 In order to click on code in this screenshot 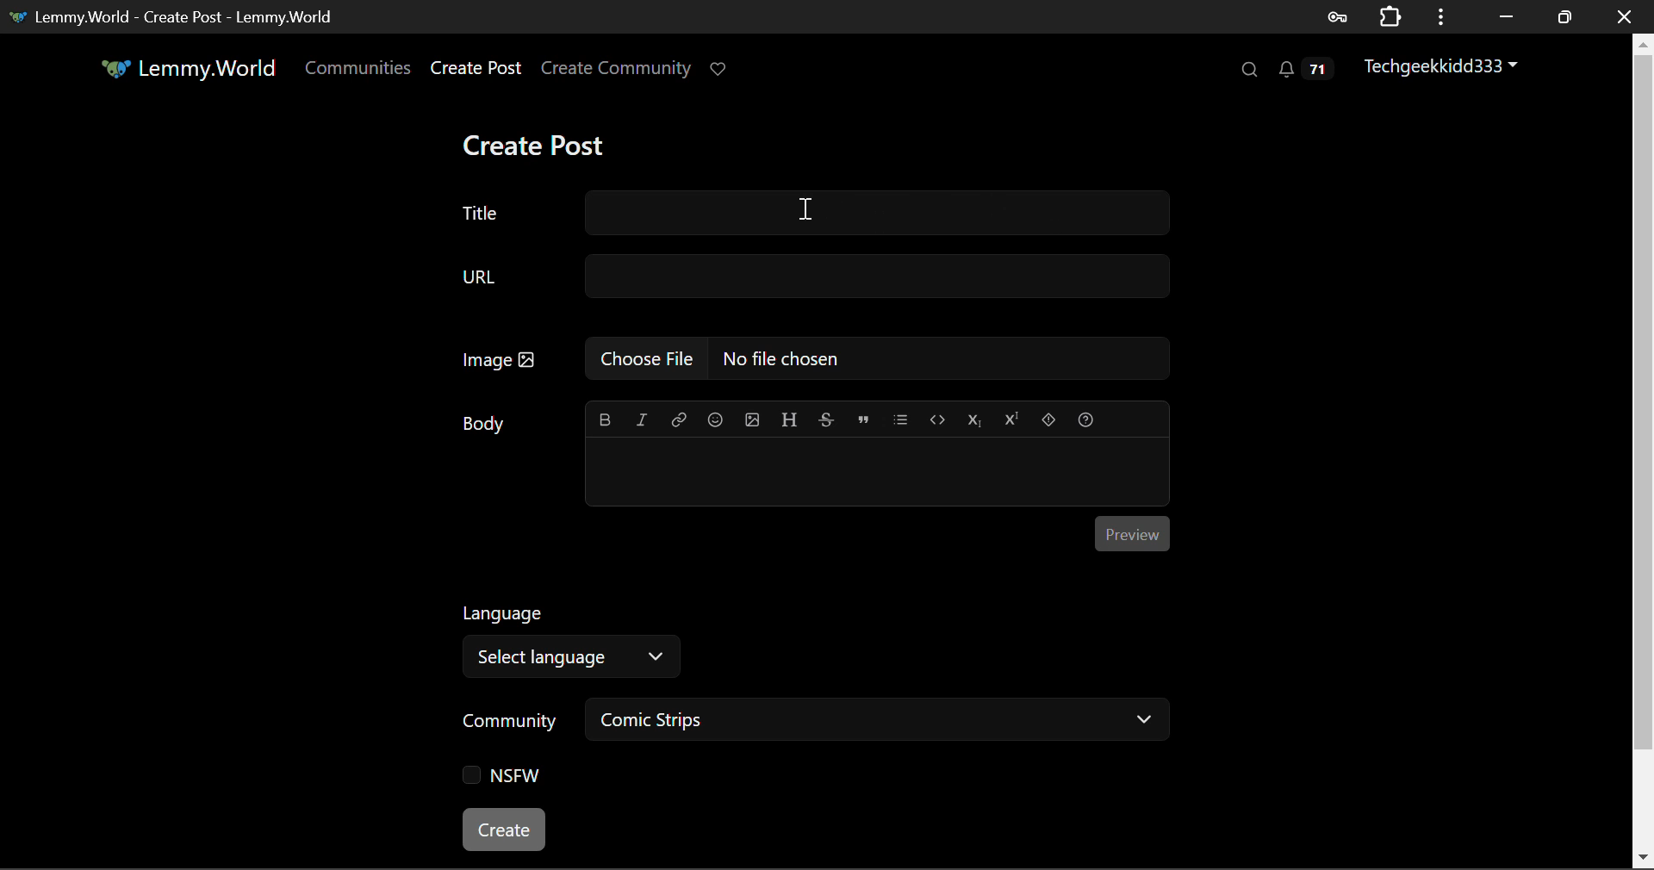, I will do `click(936, 417)`.